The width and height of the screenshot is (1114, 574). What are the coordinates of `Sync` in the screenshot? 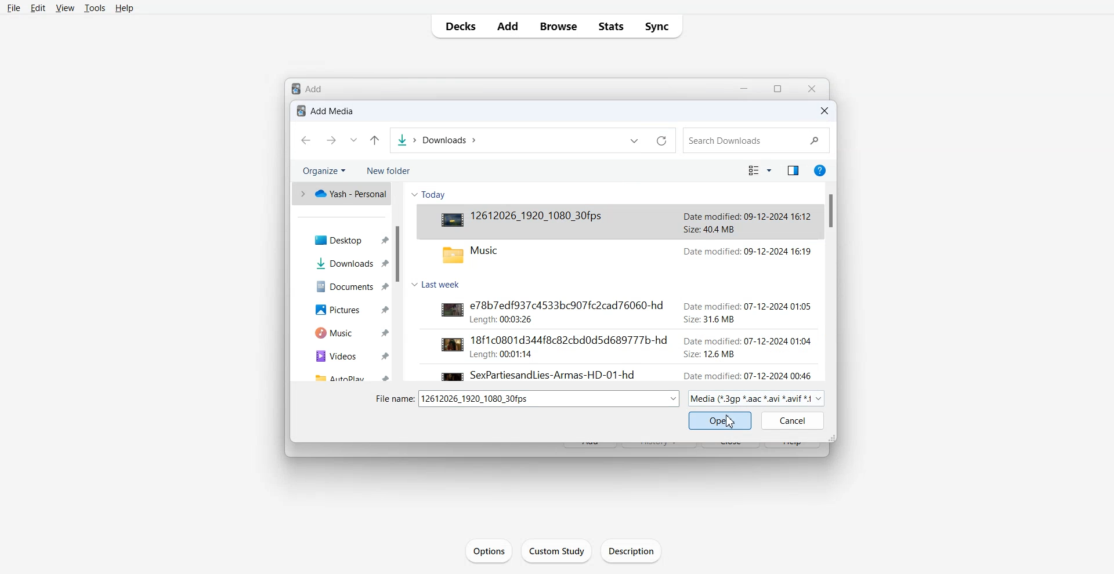 It's located at (657, 26).